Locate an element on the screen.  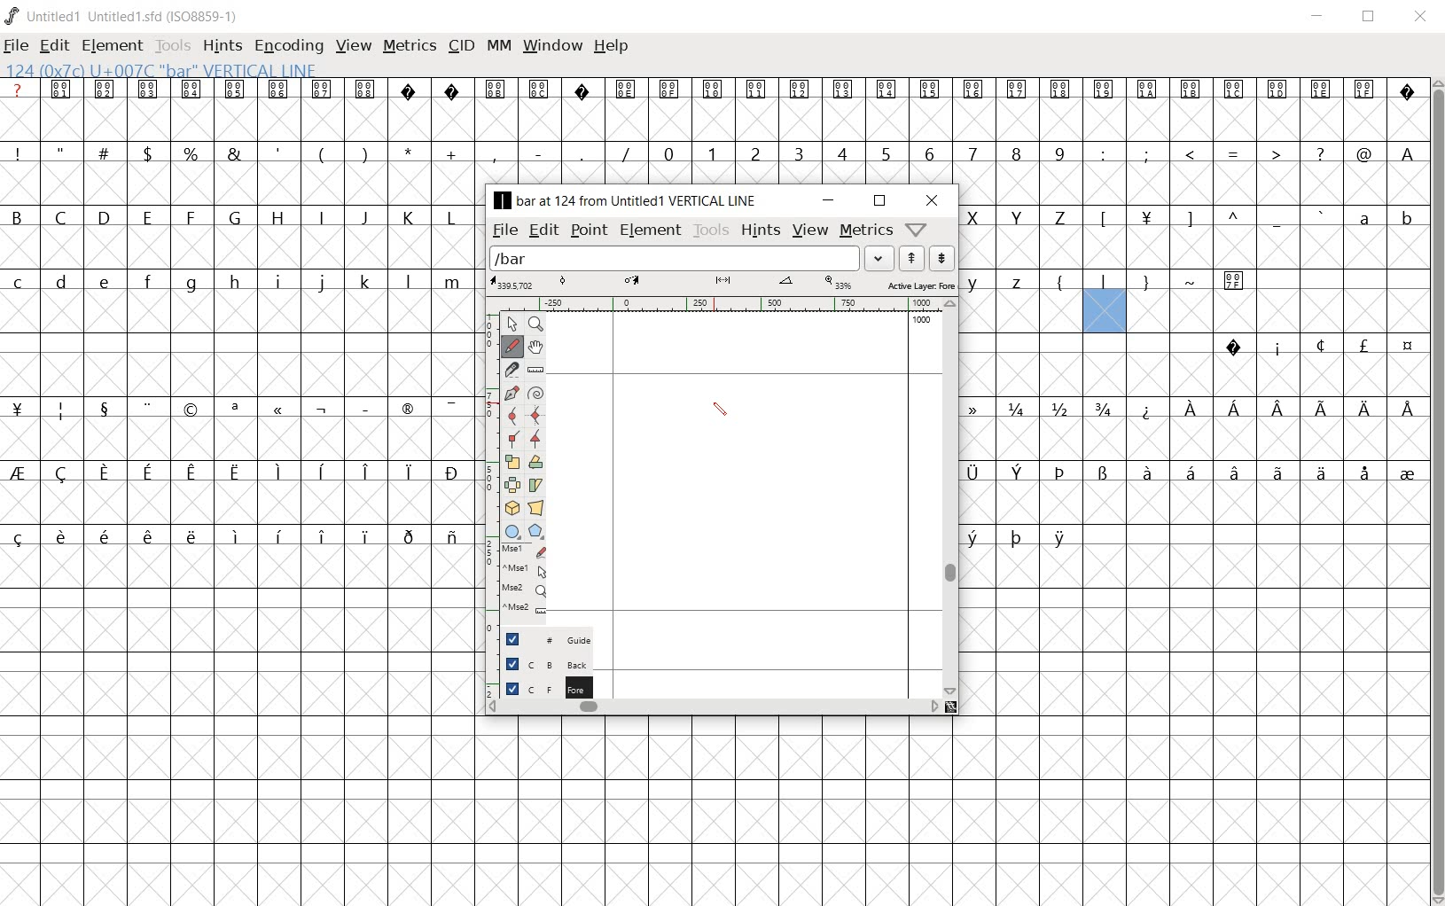
empty cells is located at coordinates (1194, 629).